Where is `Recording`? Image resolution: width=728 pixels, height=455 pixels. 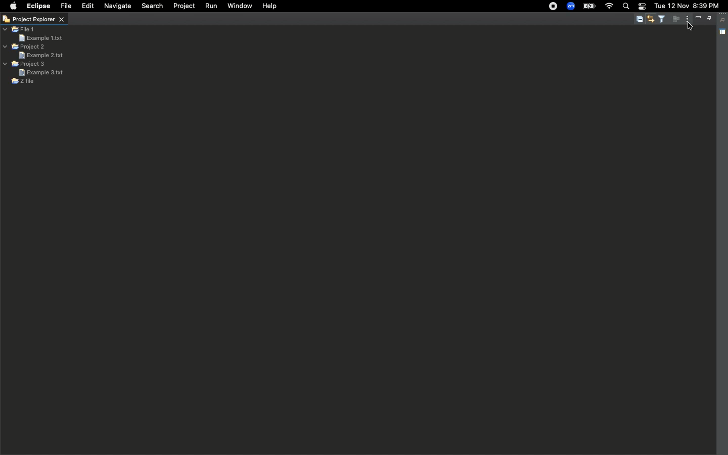
Recording is located at coordinates (554, 7).